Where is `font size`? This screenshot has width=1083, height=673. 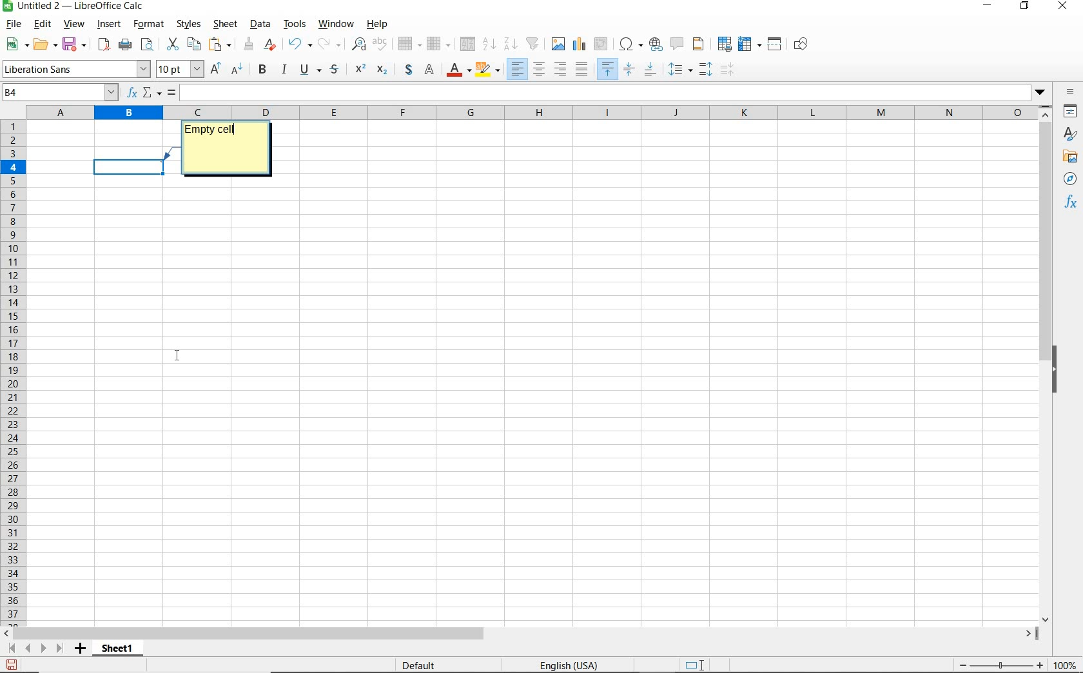
font size is located at coordinates (180, 69).